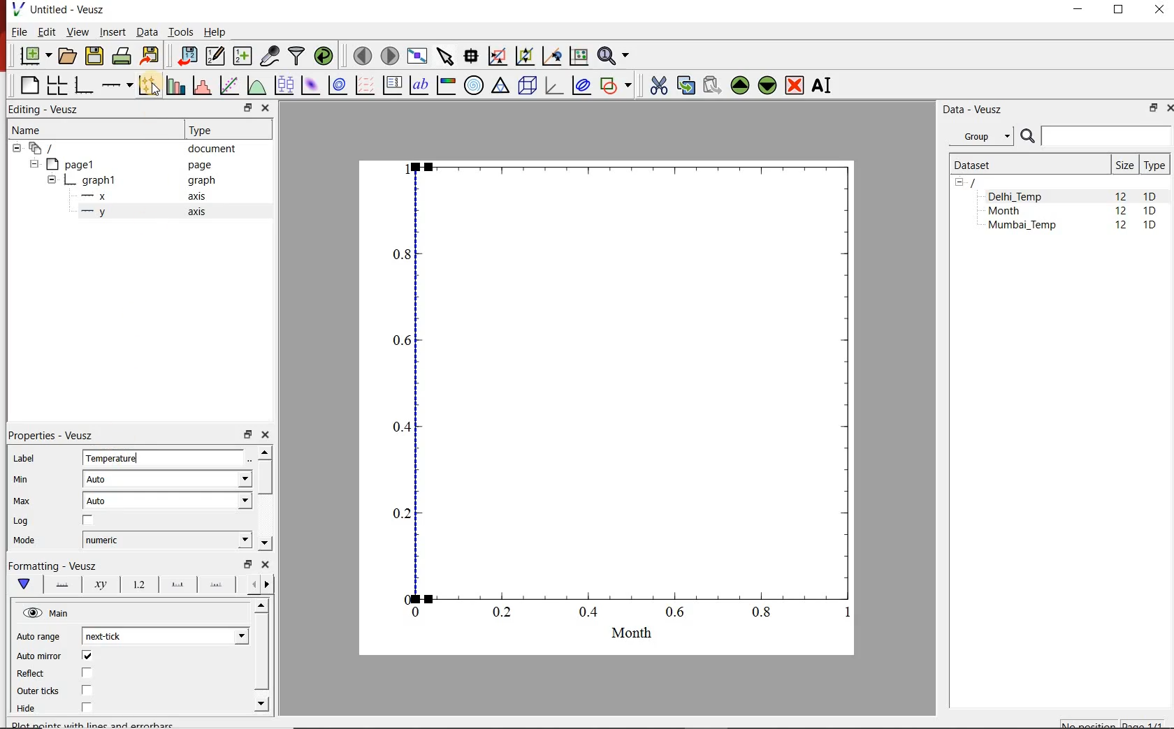 The image size is (1174, 729). What do you see at coordinates (168, 459) in the screenshot?
I see `Temperature` at bounding box center [168, 459].